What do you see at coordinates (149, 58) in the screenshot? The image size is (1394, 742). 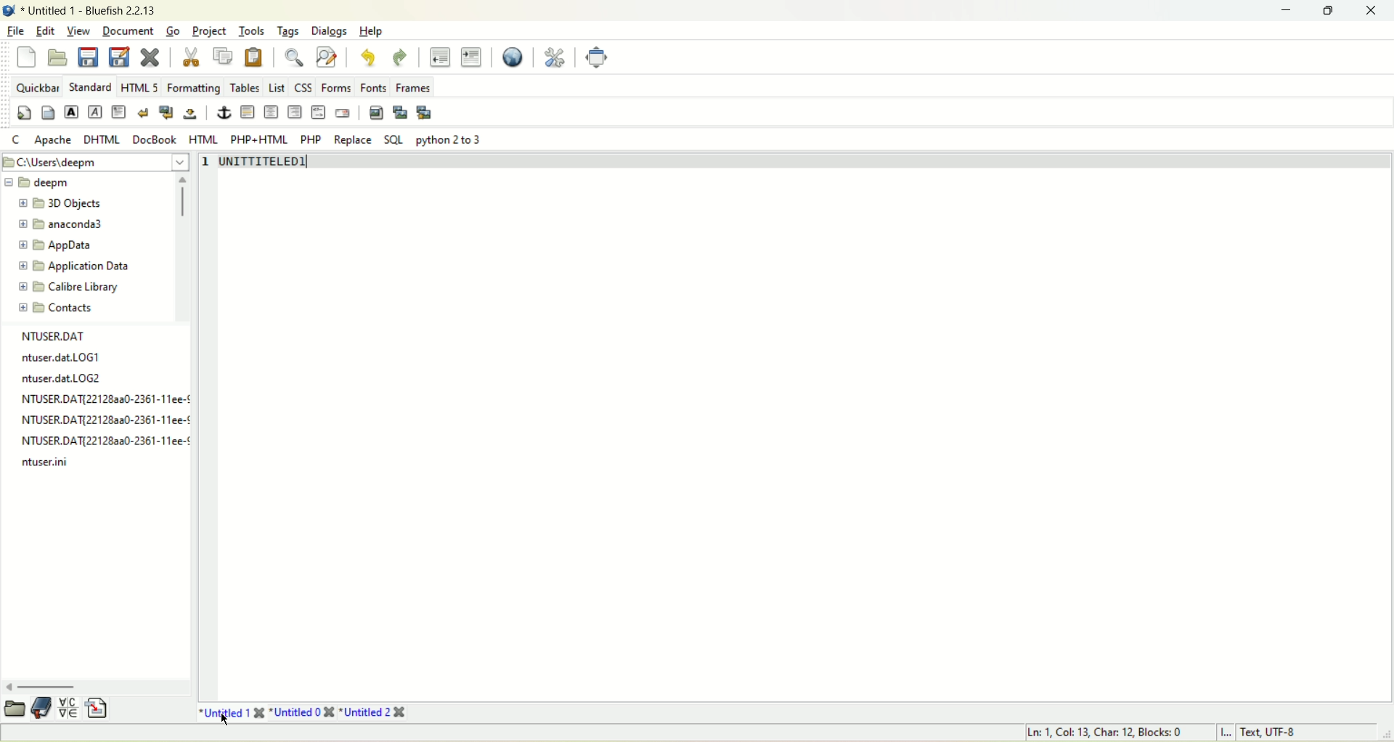 I see `close current file` at bounding box center [149, 58].